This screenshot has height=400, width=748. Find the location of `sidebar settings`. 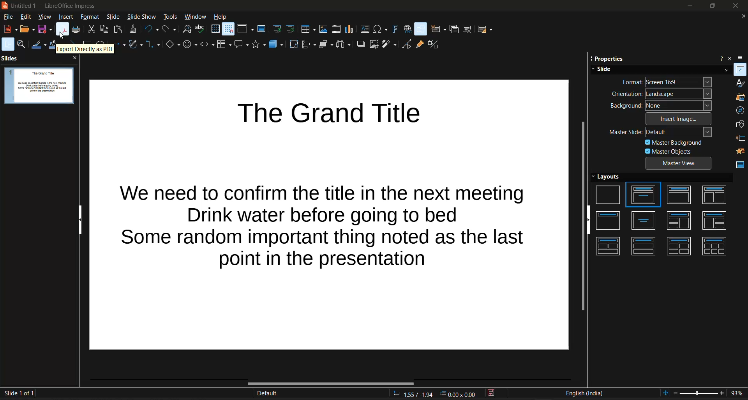

sidebar settings is located at coordinates (743, 57).